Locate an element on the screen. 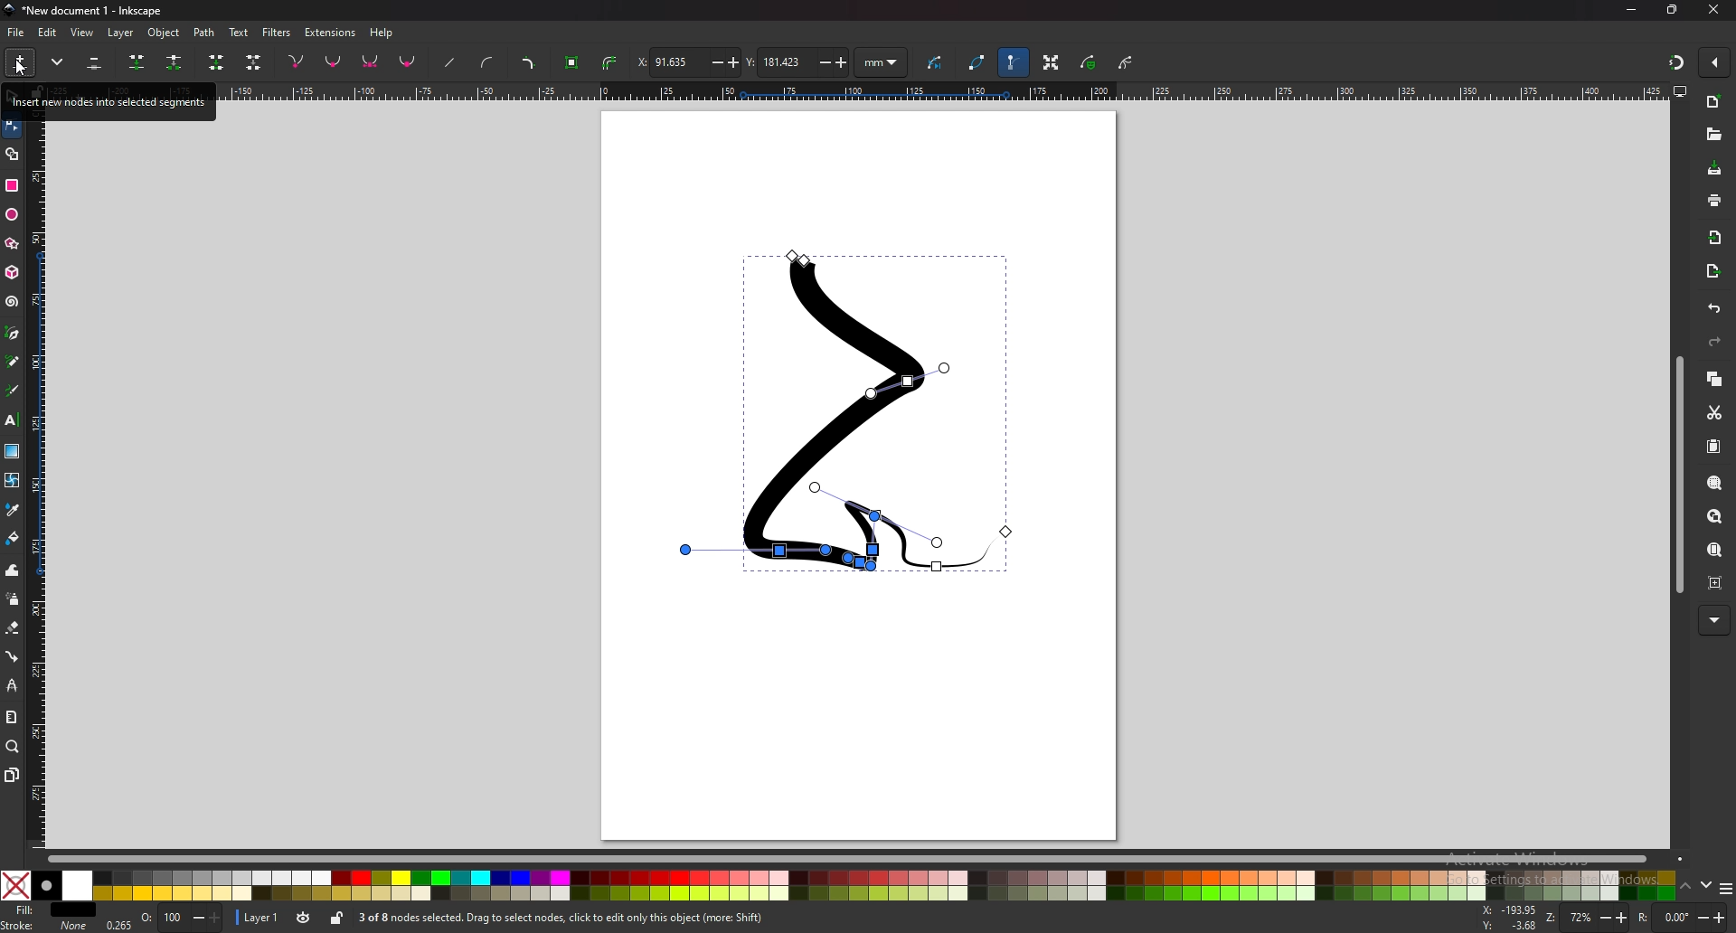 Image resolution: width=1736 pixels, height=933 pixels. up is located at coordinates (1685, 887).